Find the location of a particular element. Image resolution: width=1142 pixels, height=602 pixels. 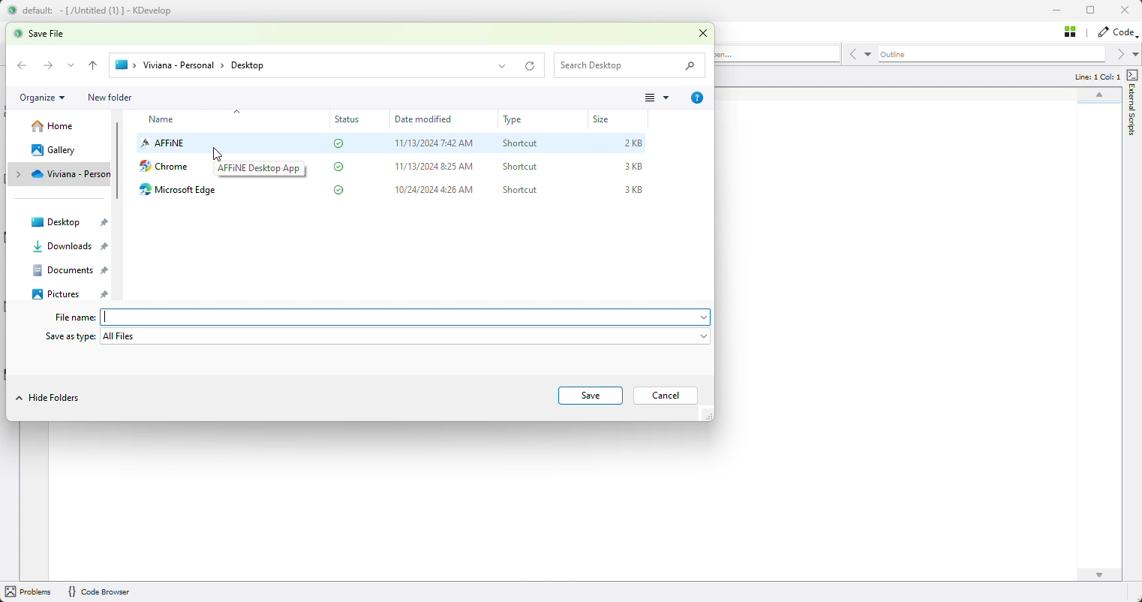

affine desktop app is located at coordinates (260, 170).